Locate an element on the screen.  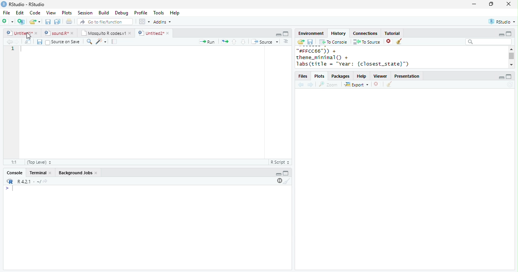
Session is located at coordinates (85, 13).